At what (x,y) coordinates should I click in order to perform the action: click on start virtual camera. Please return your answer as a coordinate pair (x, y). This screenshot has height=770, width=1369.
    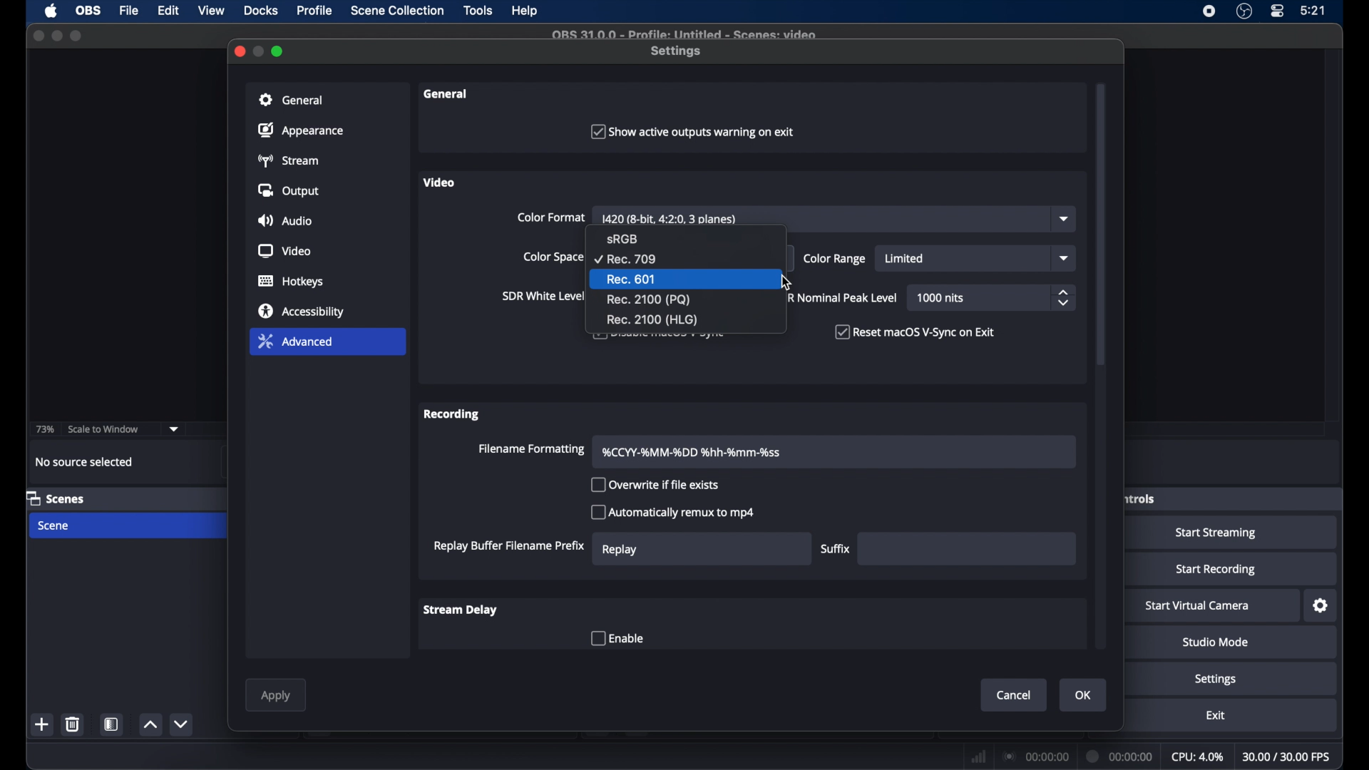
    Looking at the image, I should click on (1197, 606).